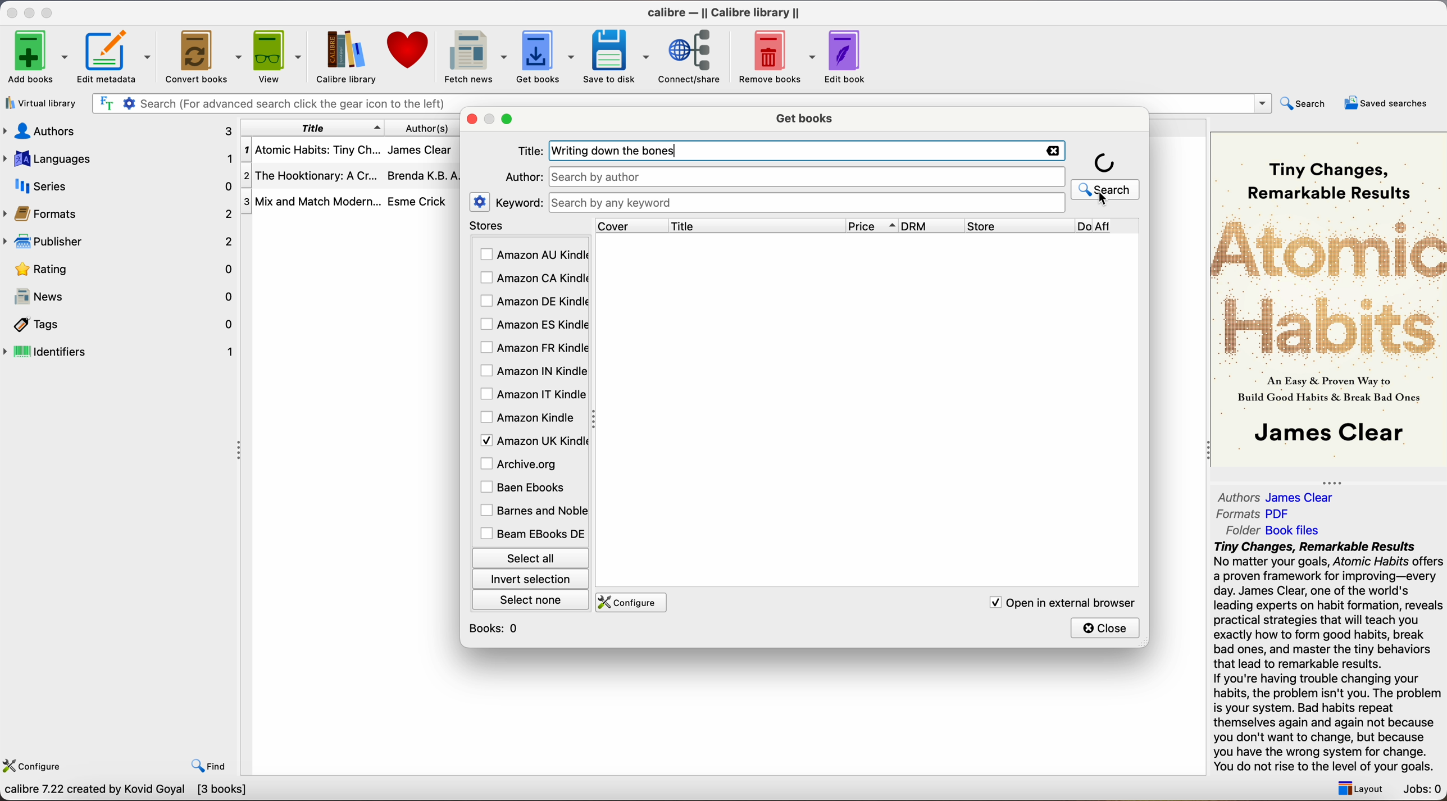 The image size is (1447, 801). What do you see at coordinates (121, 326) in the screenshot?
I see `tags` at bounding box center [121, 326].